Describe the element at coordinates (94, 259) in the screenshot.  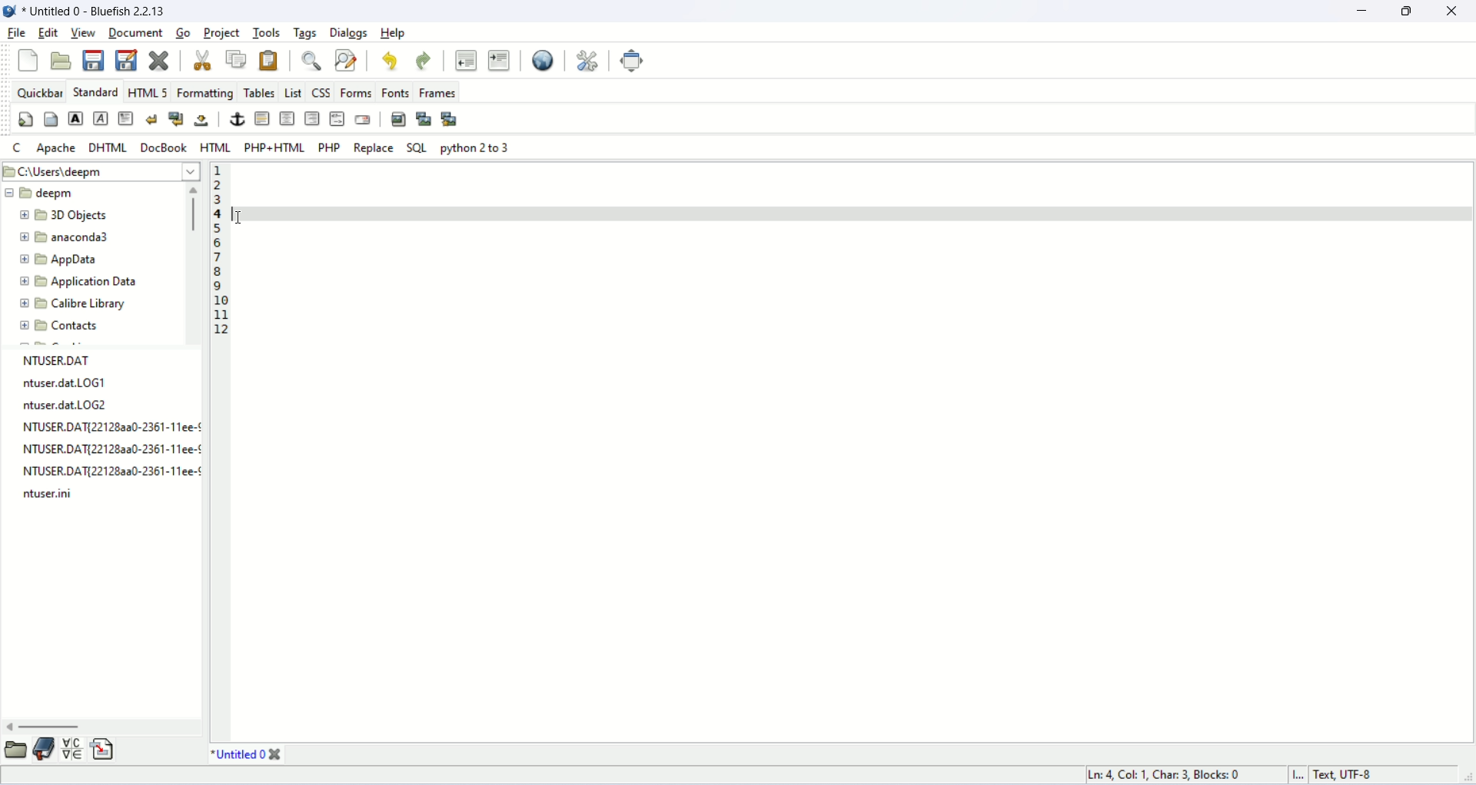
I see `folder name` at that location.